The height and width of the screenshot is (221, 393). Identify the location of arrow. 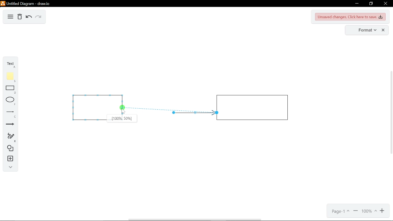
(193, 113).